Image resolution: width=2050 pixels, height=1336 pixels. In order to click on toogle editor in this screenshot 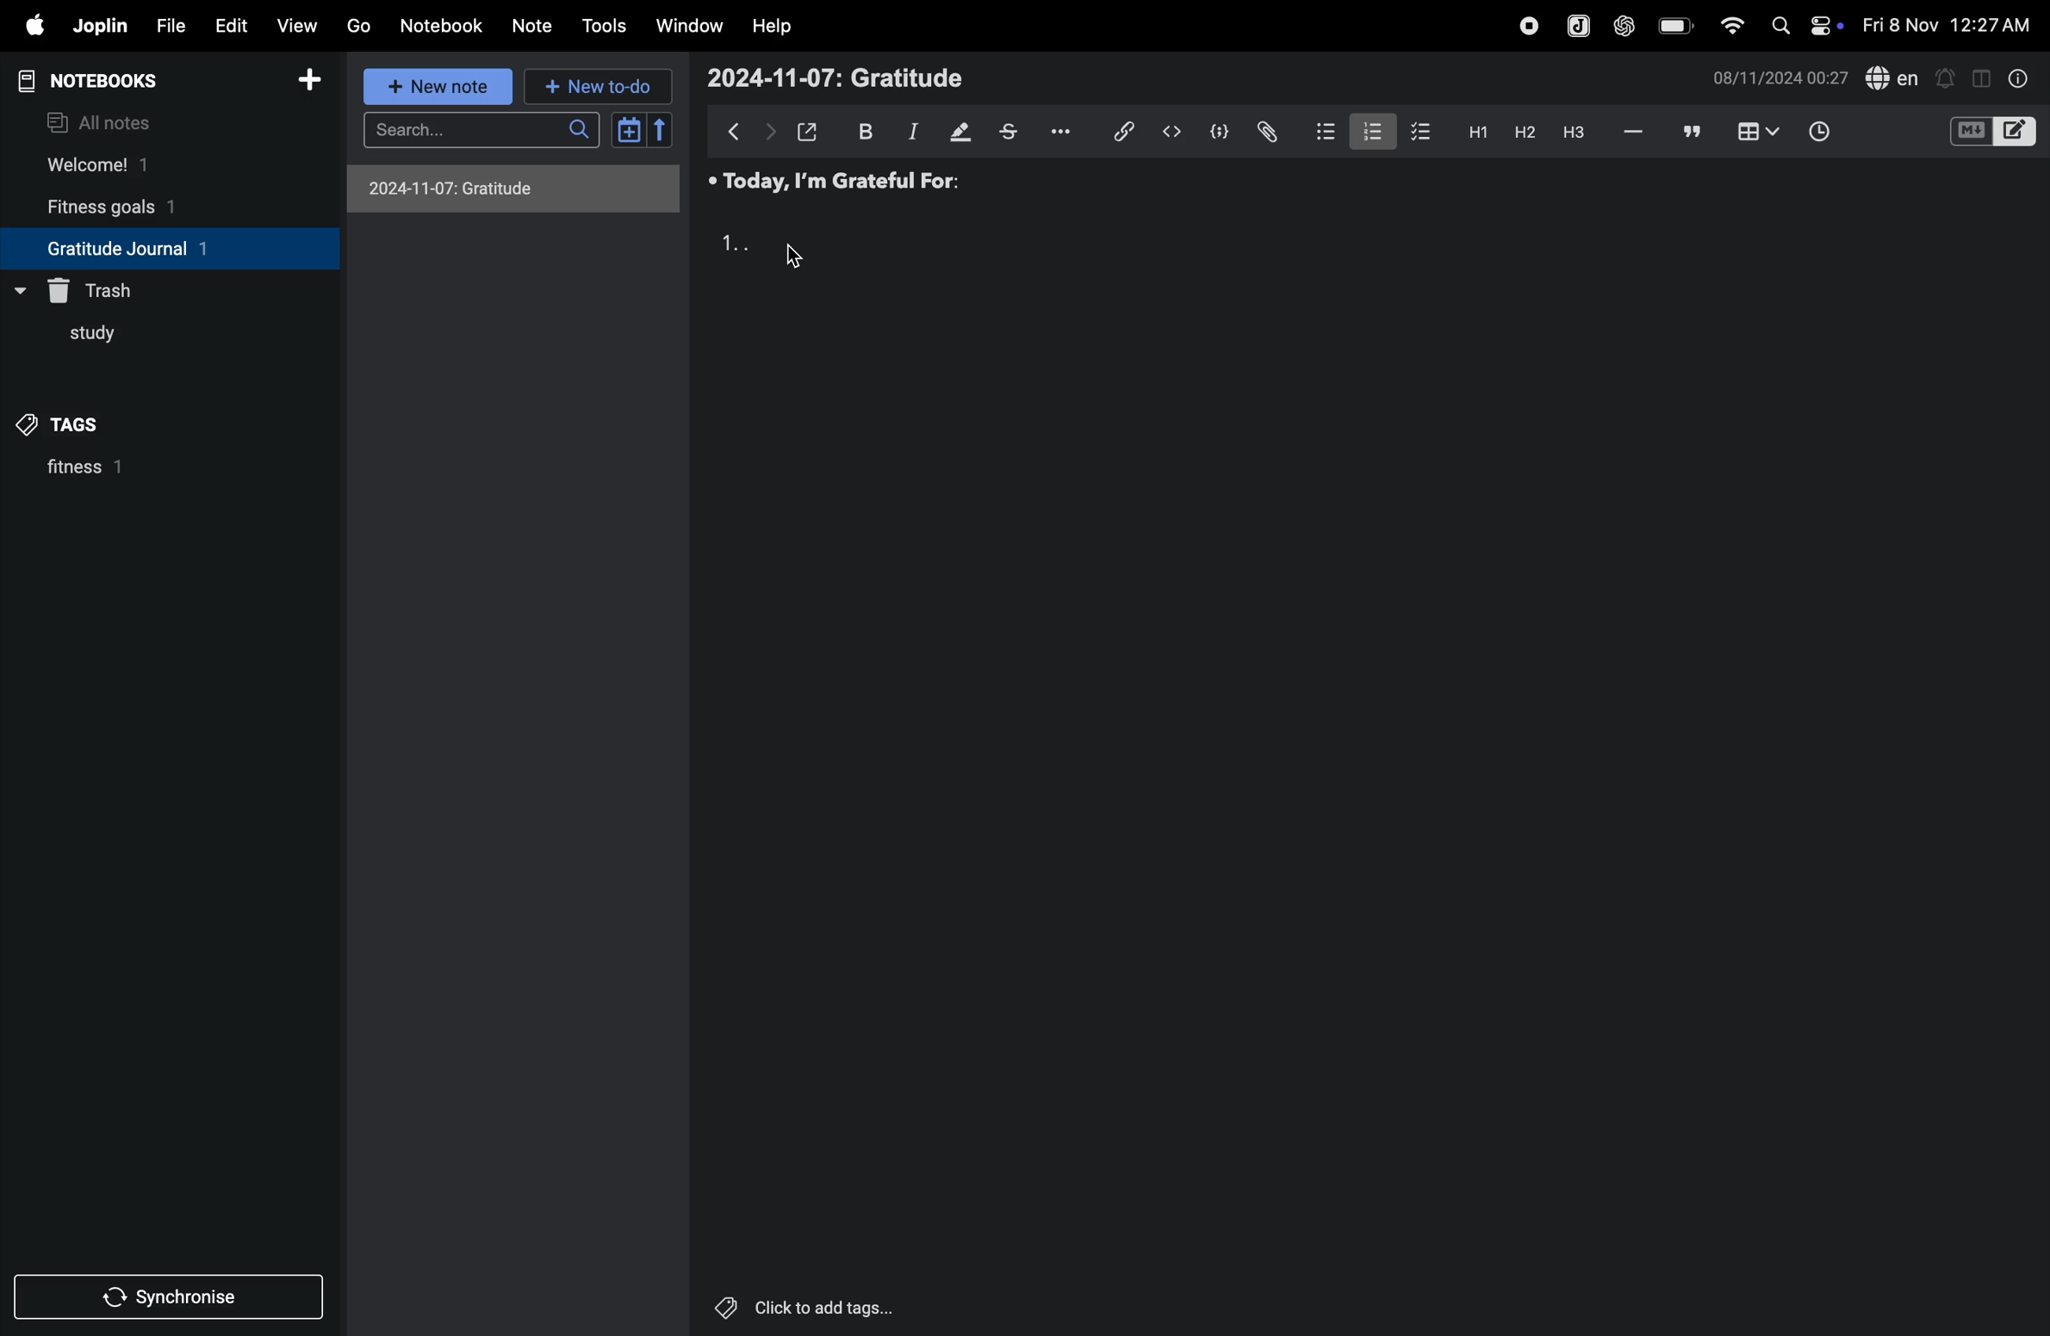, I will do `click(1993, 134)`.